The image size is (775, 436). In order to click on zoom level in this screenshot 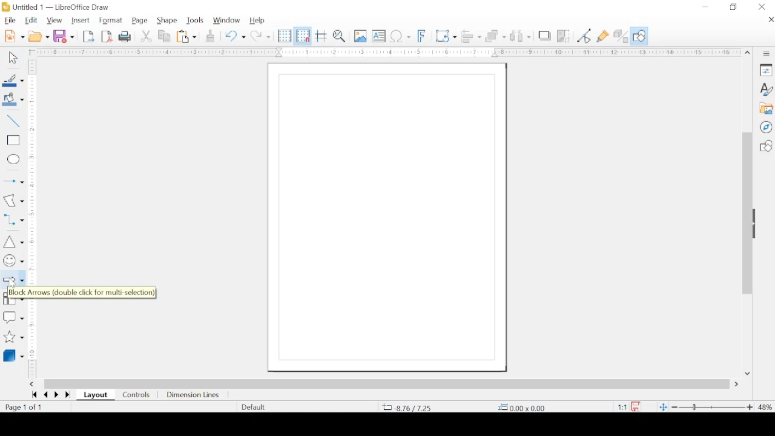, I will do `click(765, 408)`.